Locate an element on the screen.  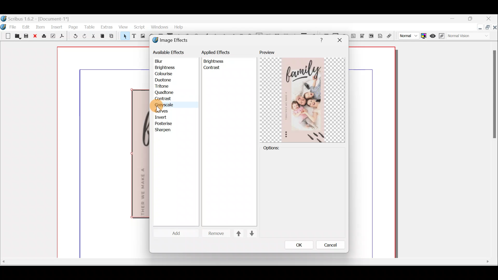
New is located at coordinates (6, 36).